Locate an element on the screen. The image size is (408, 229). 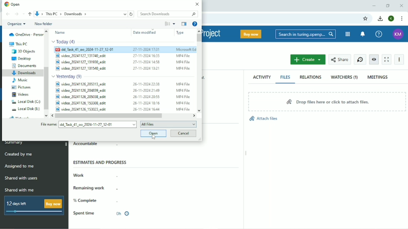
Accountable is located at coordinates (86, 144).